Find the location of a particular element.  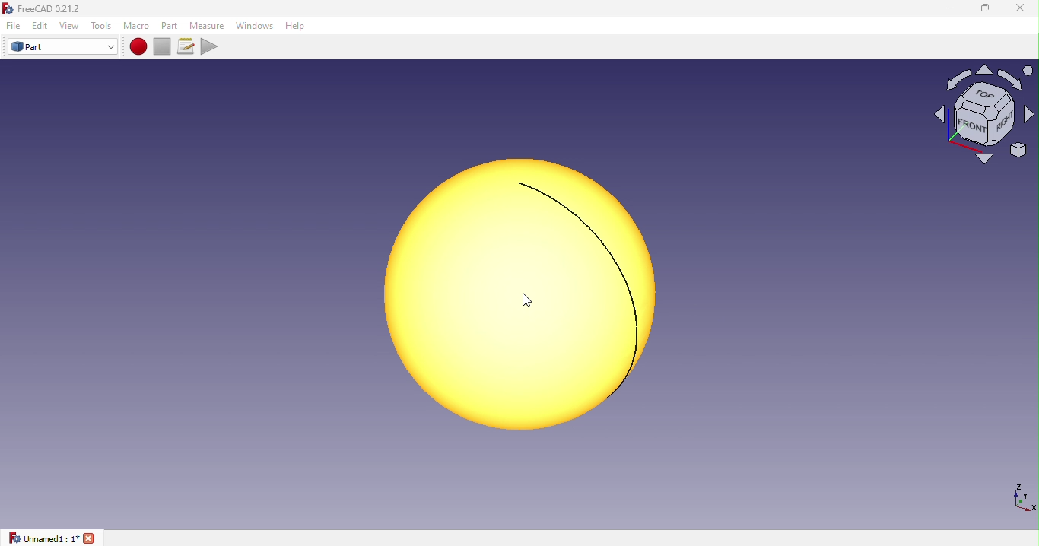

Stop Macro recording is located at coordinates (165, 46).